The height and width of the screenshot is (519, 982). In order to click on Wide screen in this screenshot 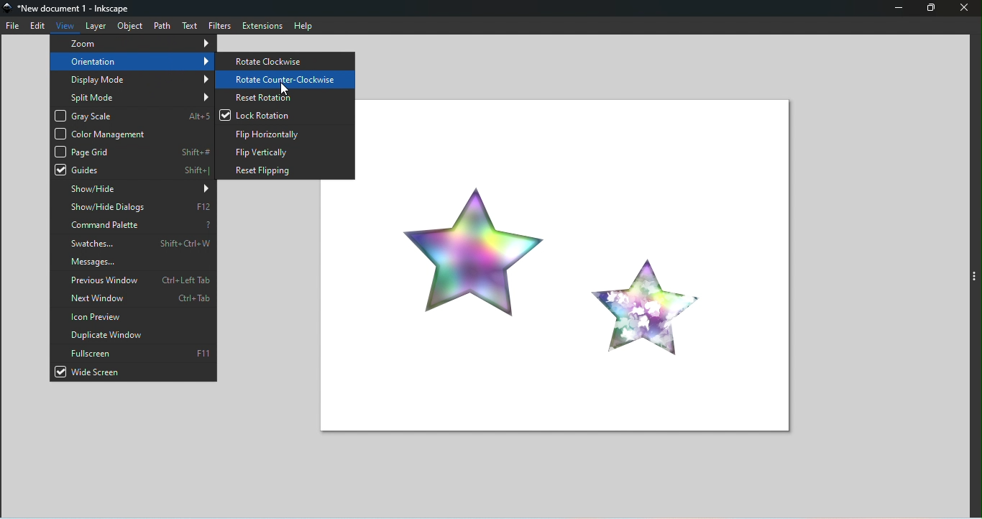, I will do `click(134, 372)`.